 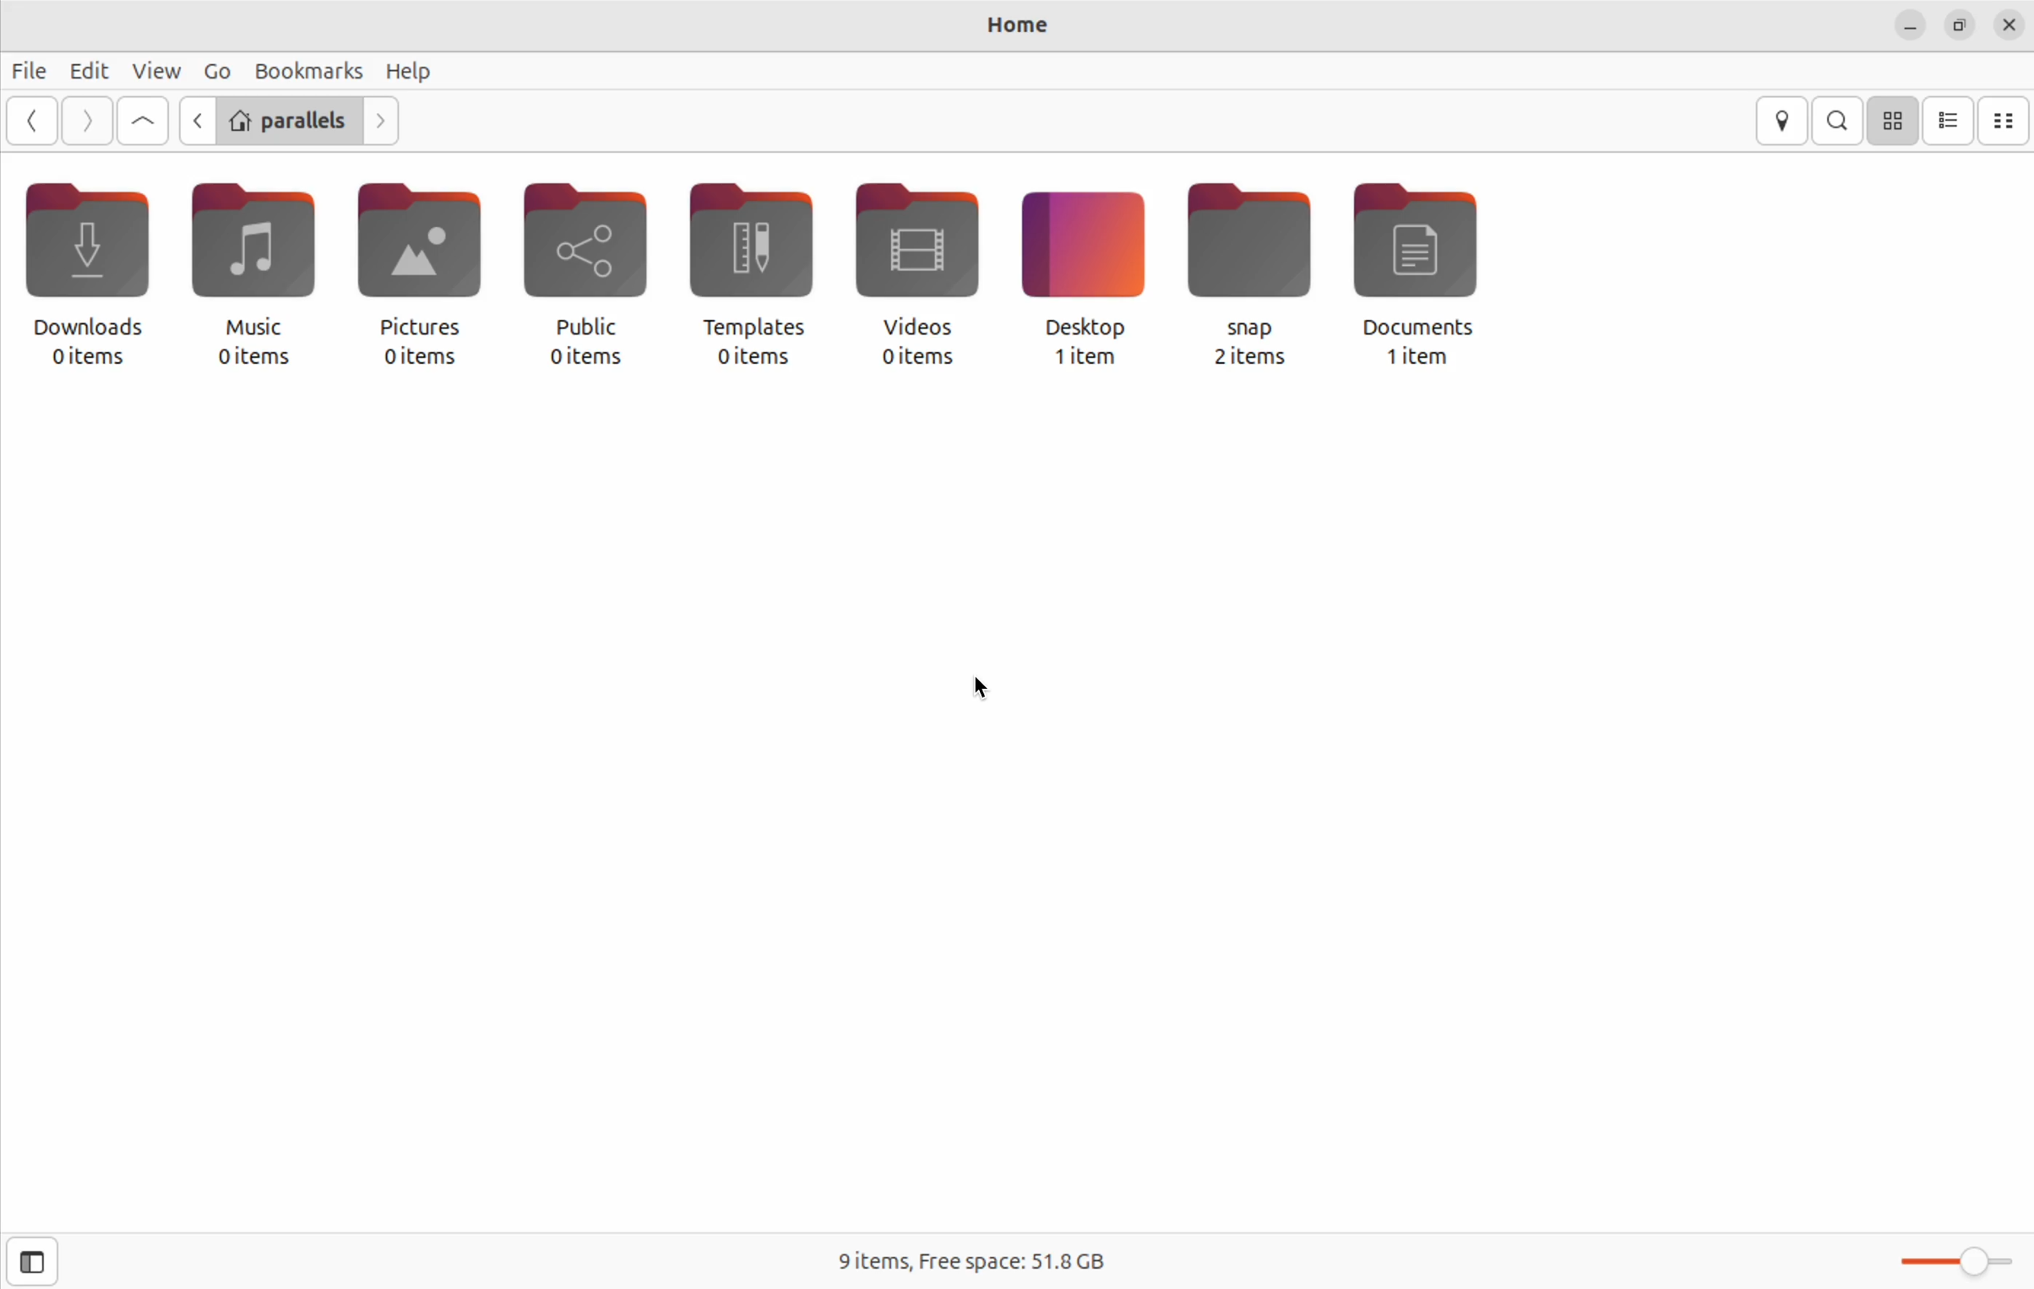 What do you see at coordinates (288, 119) in the screenshot?
I see `parallels` at bounding box center [288, 119].